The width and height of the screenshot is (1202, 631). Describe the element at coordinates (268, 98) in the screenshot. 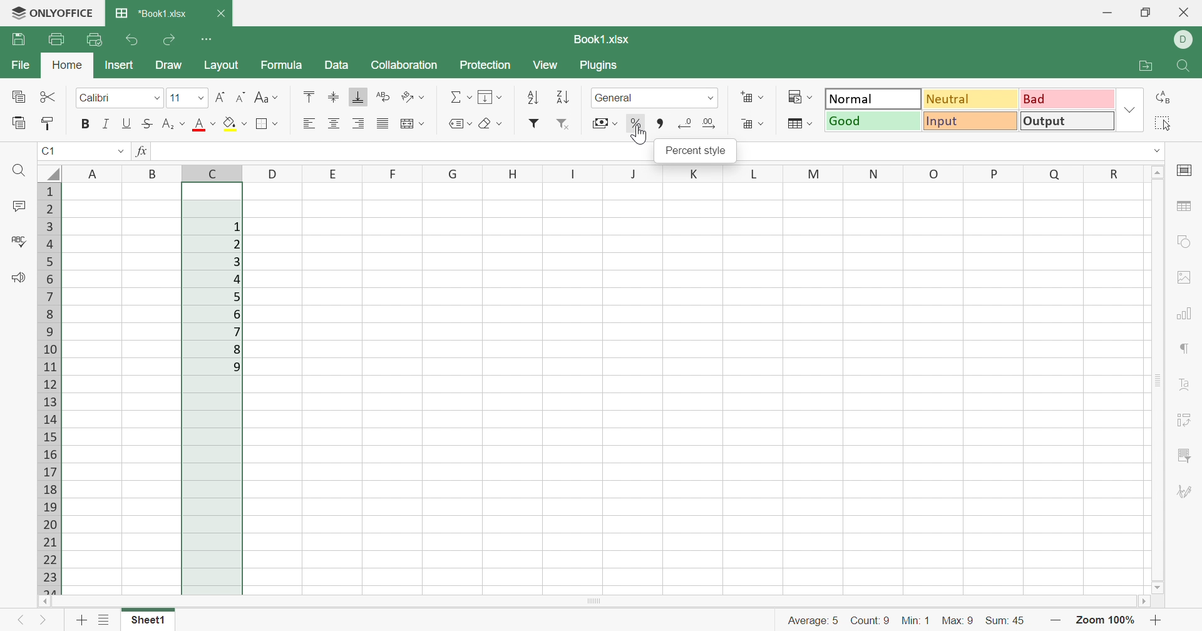

I see `Change case` at that location.